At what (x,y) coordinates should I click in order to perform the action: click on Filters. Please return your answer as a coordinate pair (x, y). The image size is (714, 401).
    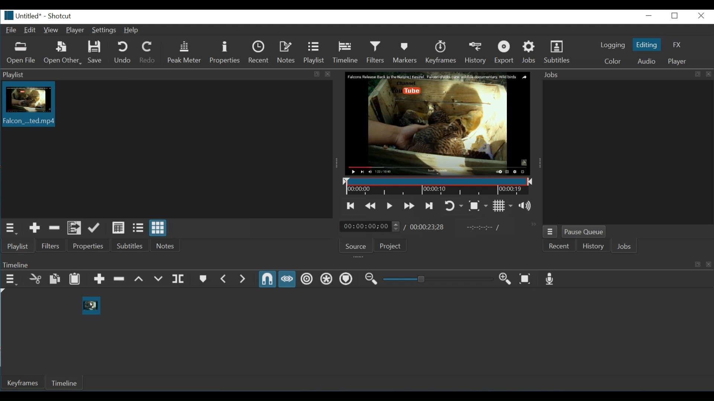
    Looking at the image, I should click on (51, 246).